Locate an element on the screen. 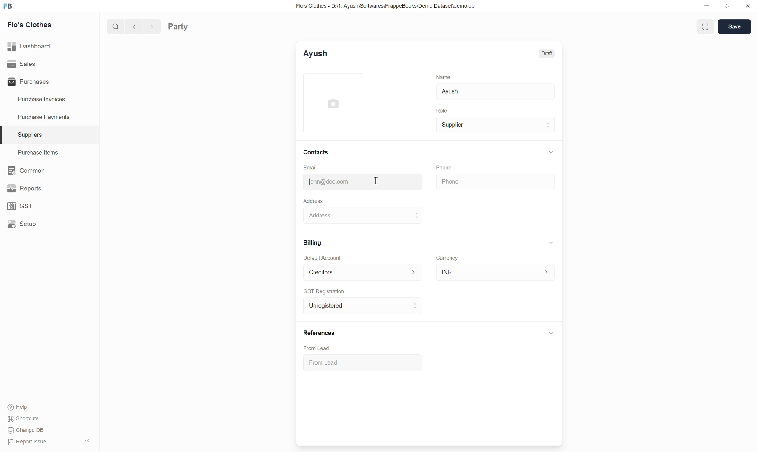  Email is located at coordinates (310, 168).